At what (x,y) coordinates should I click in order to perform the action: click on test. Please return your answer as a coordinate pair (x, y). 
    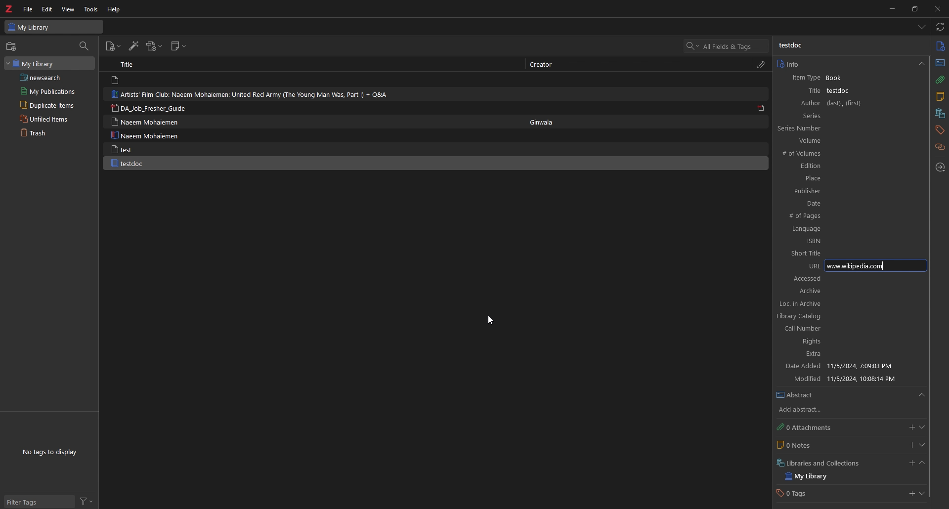
    Looking at the image, I should click on (125, 149).